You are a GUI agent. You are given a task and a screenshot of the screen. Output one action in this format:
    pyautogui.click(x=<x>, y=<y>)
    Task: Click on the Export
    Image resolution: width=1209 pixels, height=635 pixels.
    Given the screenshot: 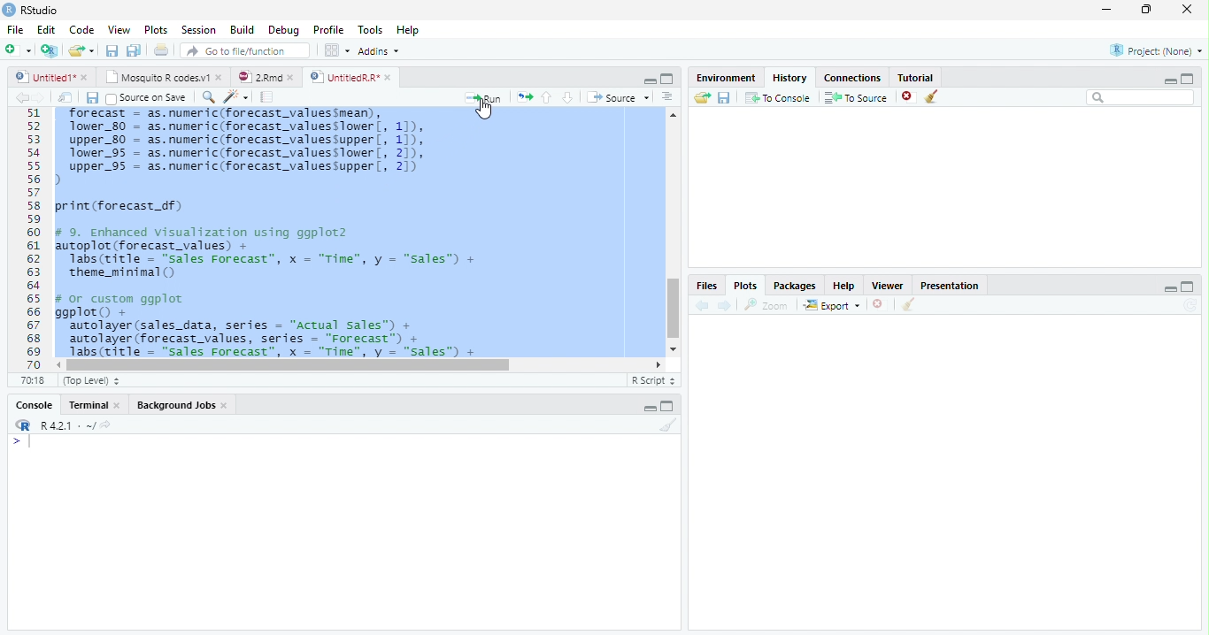 What is the action you would take?
    pyautogui.click(x=832, y=305)
    